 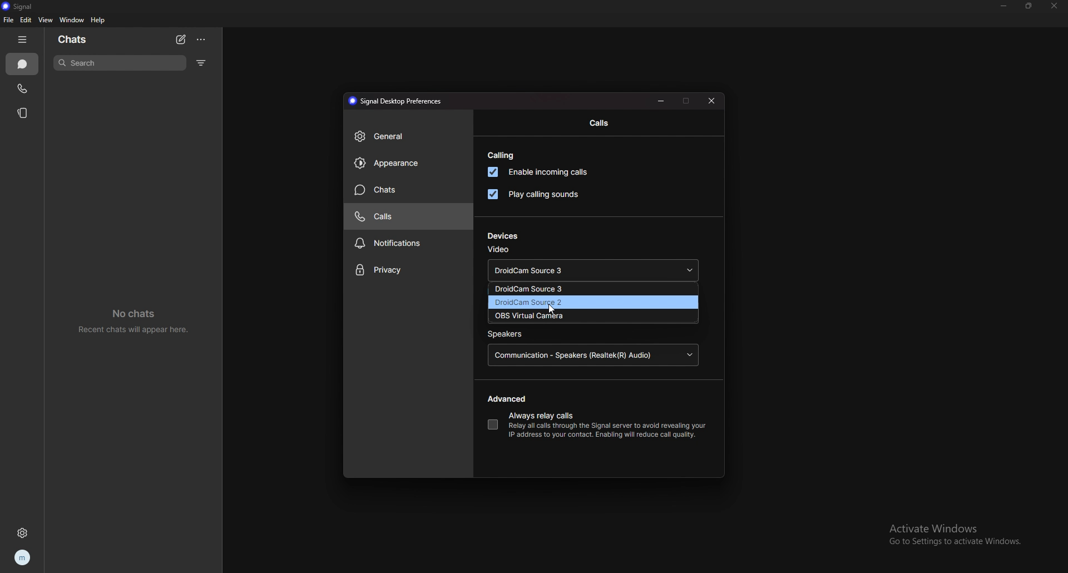 I want to click on preferences, so click(x=394, y=101).